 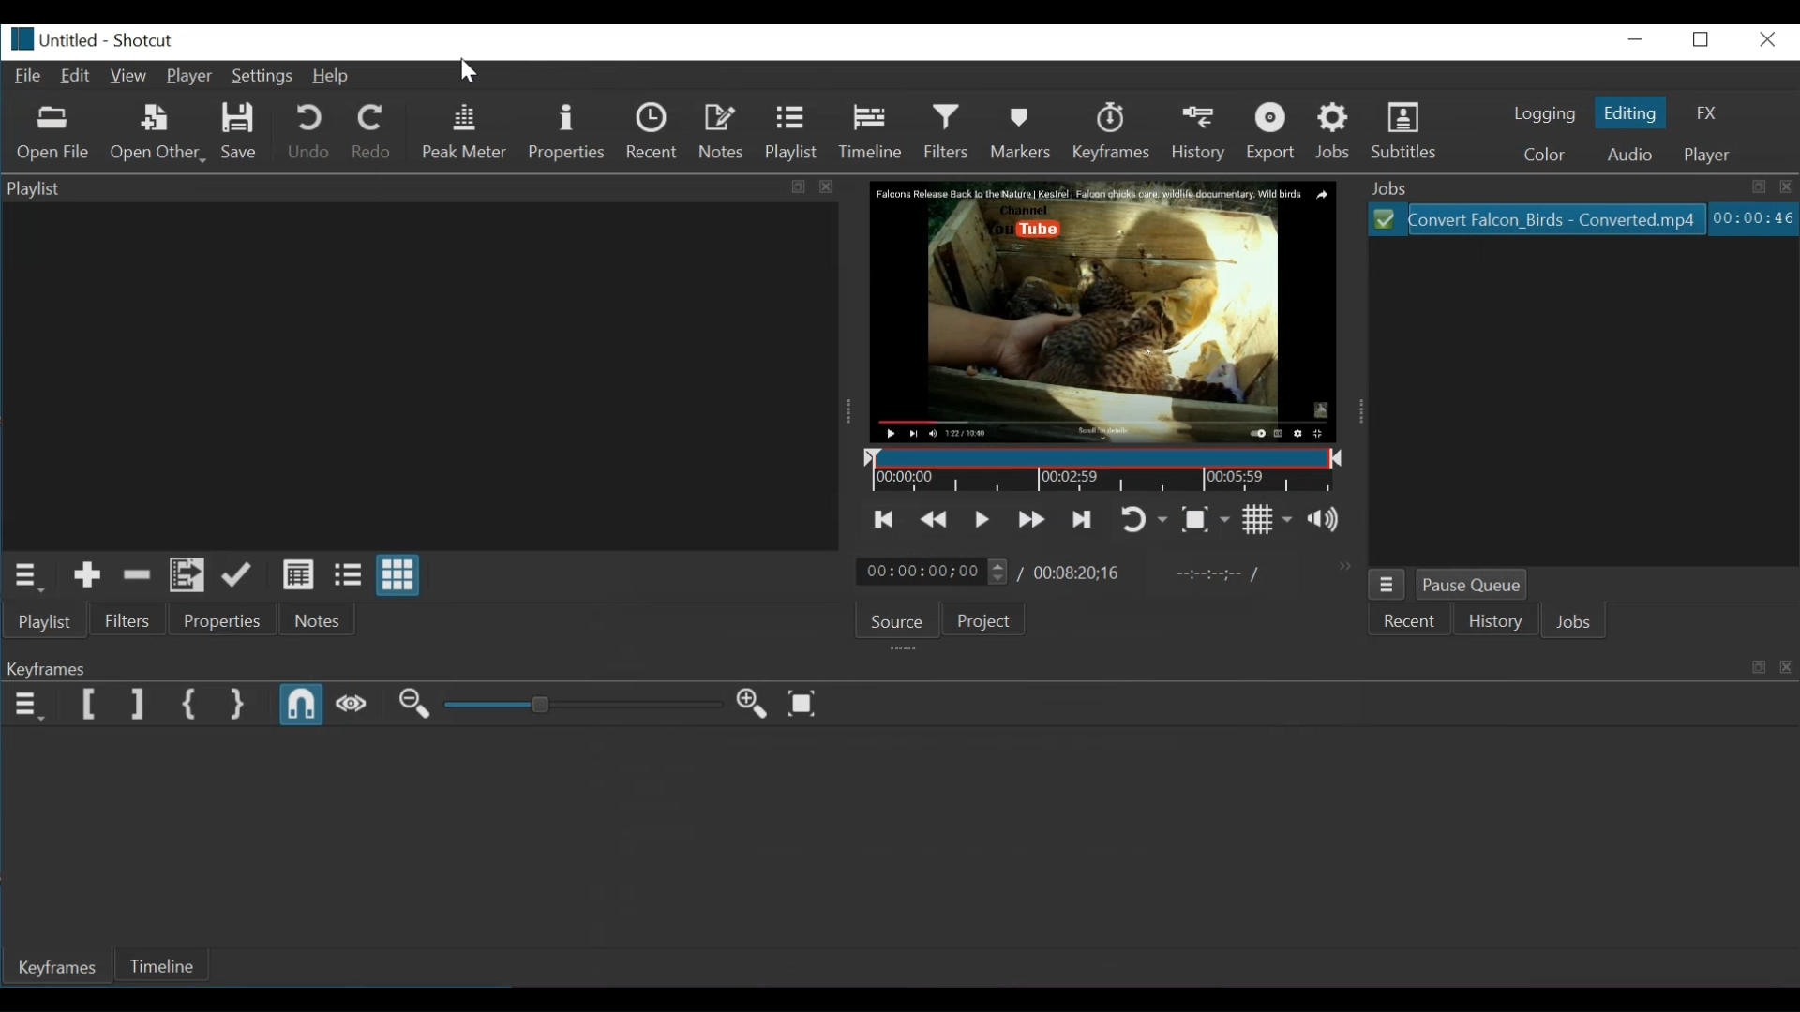 I want to click on History, so click(x=1201, y=132).